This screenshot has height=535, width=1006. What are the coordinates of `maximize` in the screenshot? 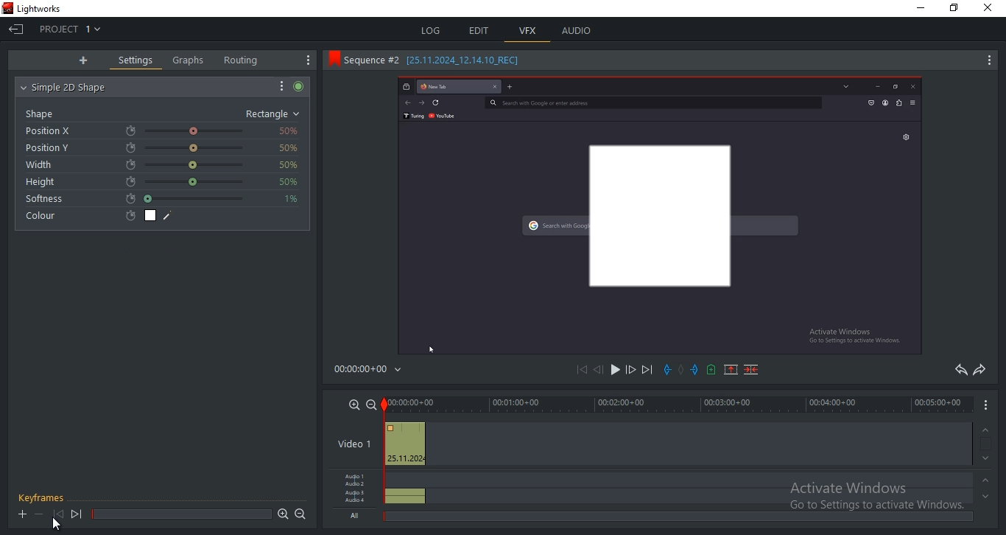 It's located at (954, 10).